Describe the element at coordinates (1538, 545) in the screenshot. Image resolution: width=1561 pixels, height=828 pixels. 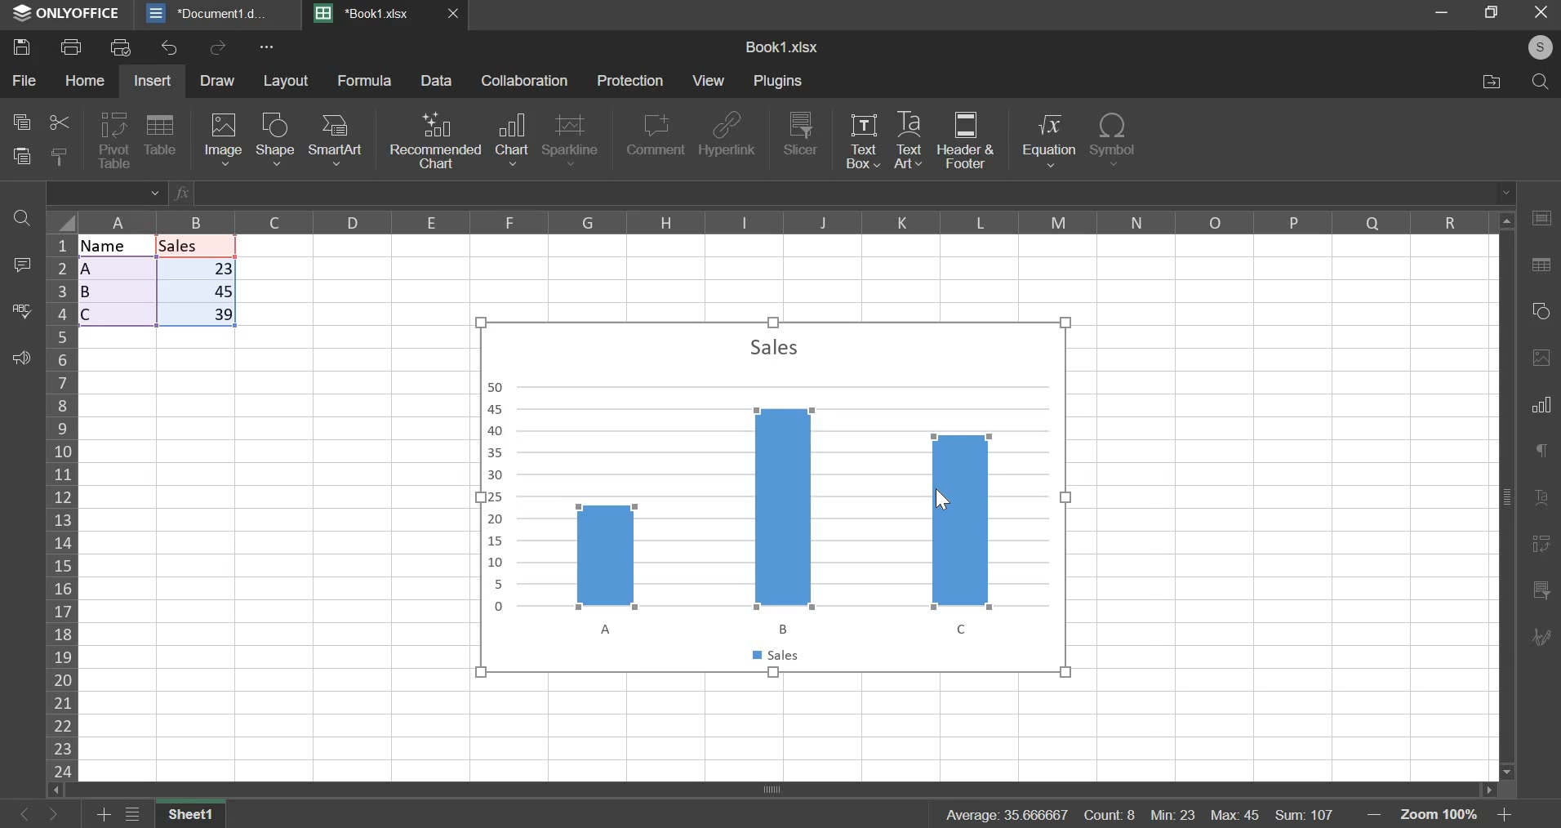
I see `References/Bookmarks Tool` at that location.